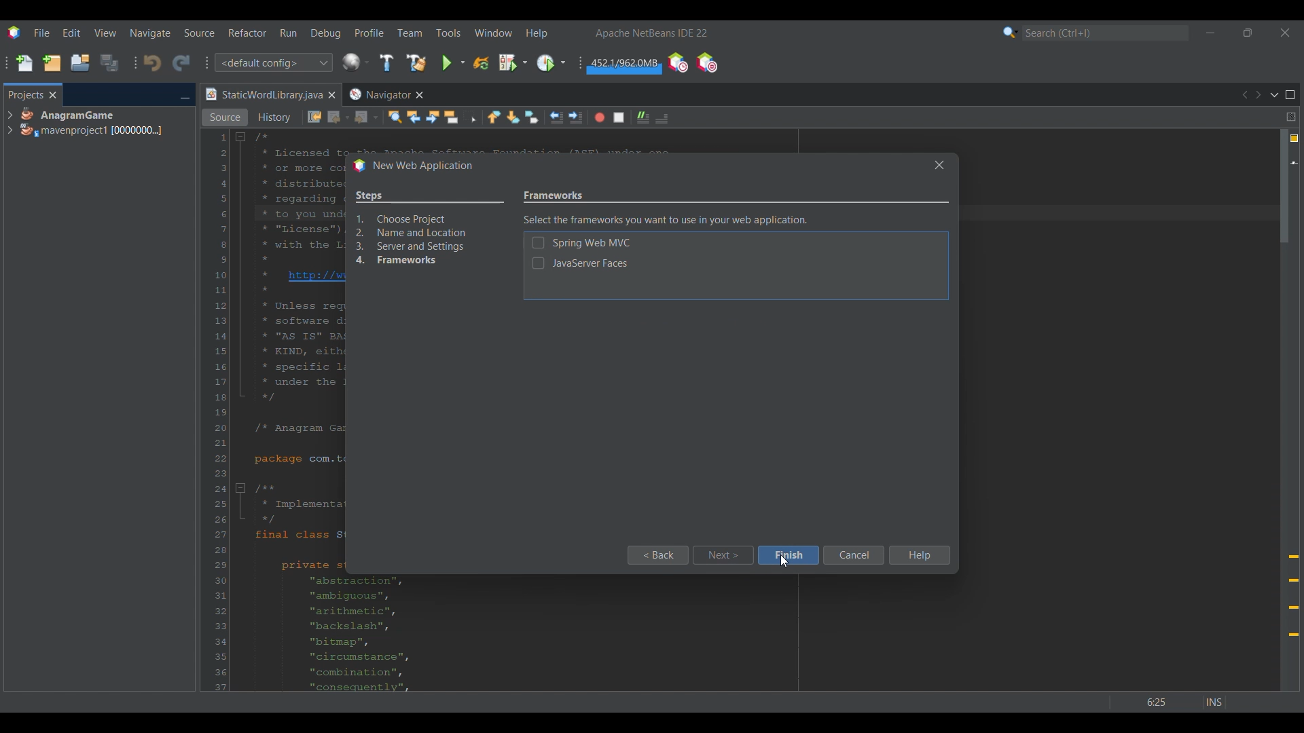 The width and height of the screenshot is (1304, 733). Describe the element at coordinates (53, 95) in the screenshot. I see `Close tab` at that location.